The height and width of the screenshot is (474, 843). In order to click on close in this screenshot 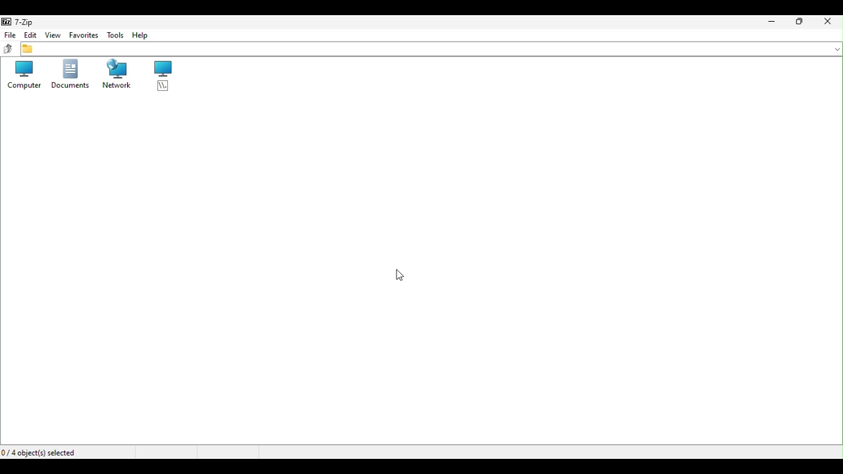, I will do `click(830, 22)`.